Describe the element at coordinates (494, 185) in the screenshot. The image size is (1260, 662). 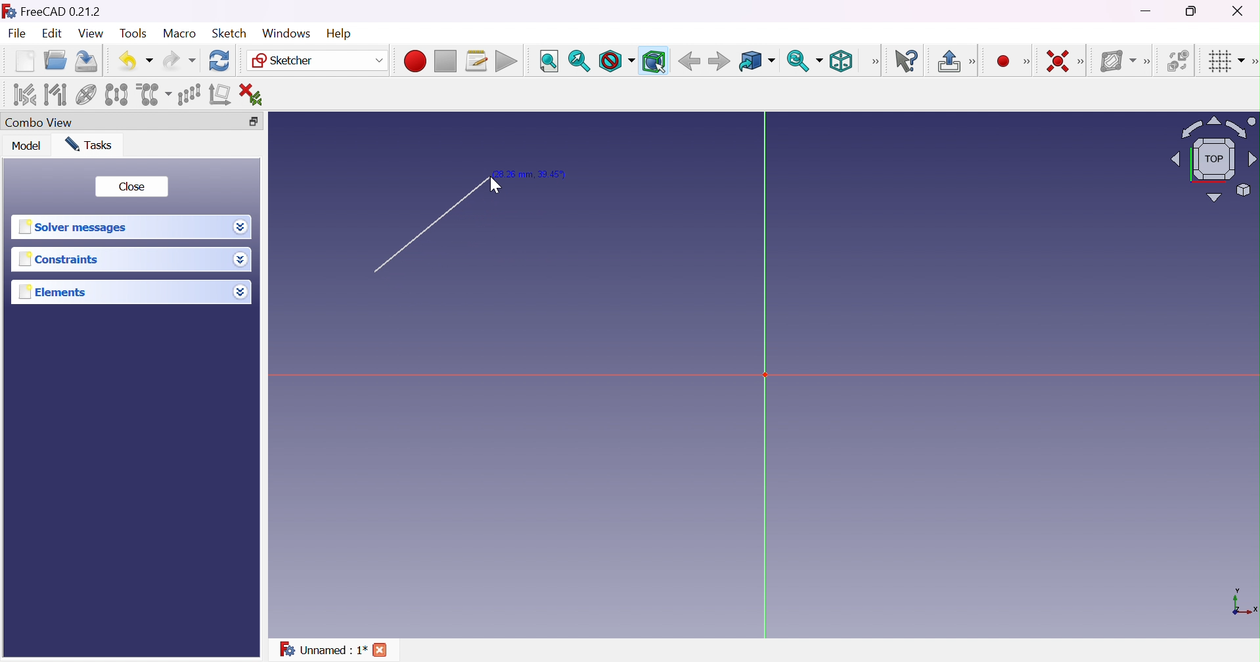
I see `Cursor` at that location.